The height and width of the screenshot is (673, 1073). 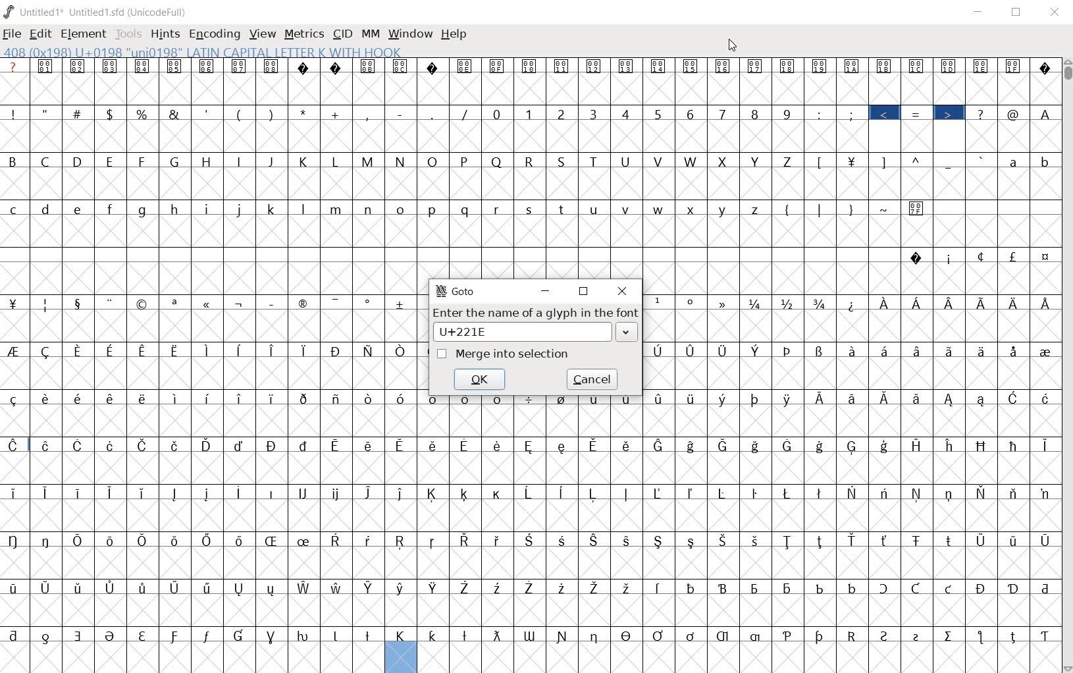 What do you see at coordinates (847, 325) in the screenshot?
I see `` at bounding box center [847, 325].